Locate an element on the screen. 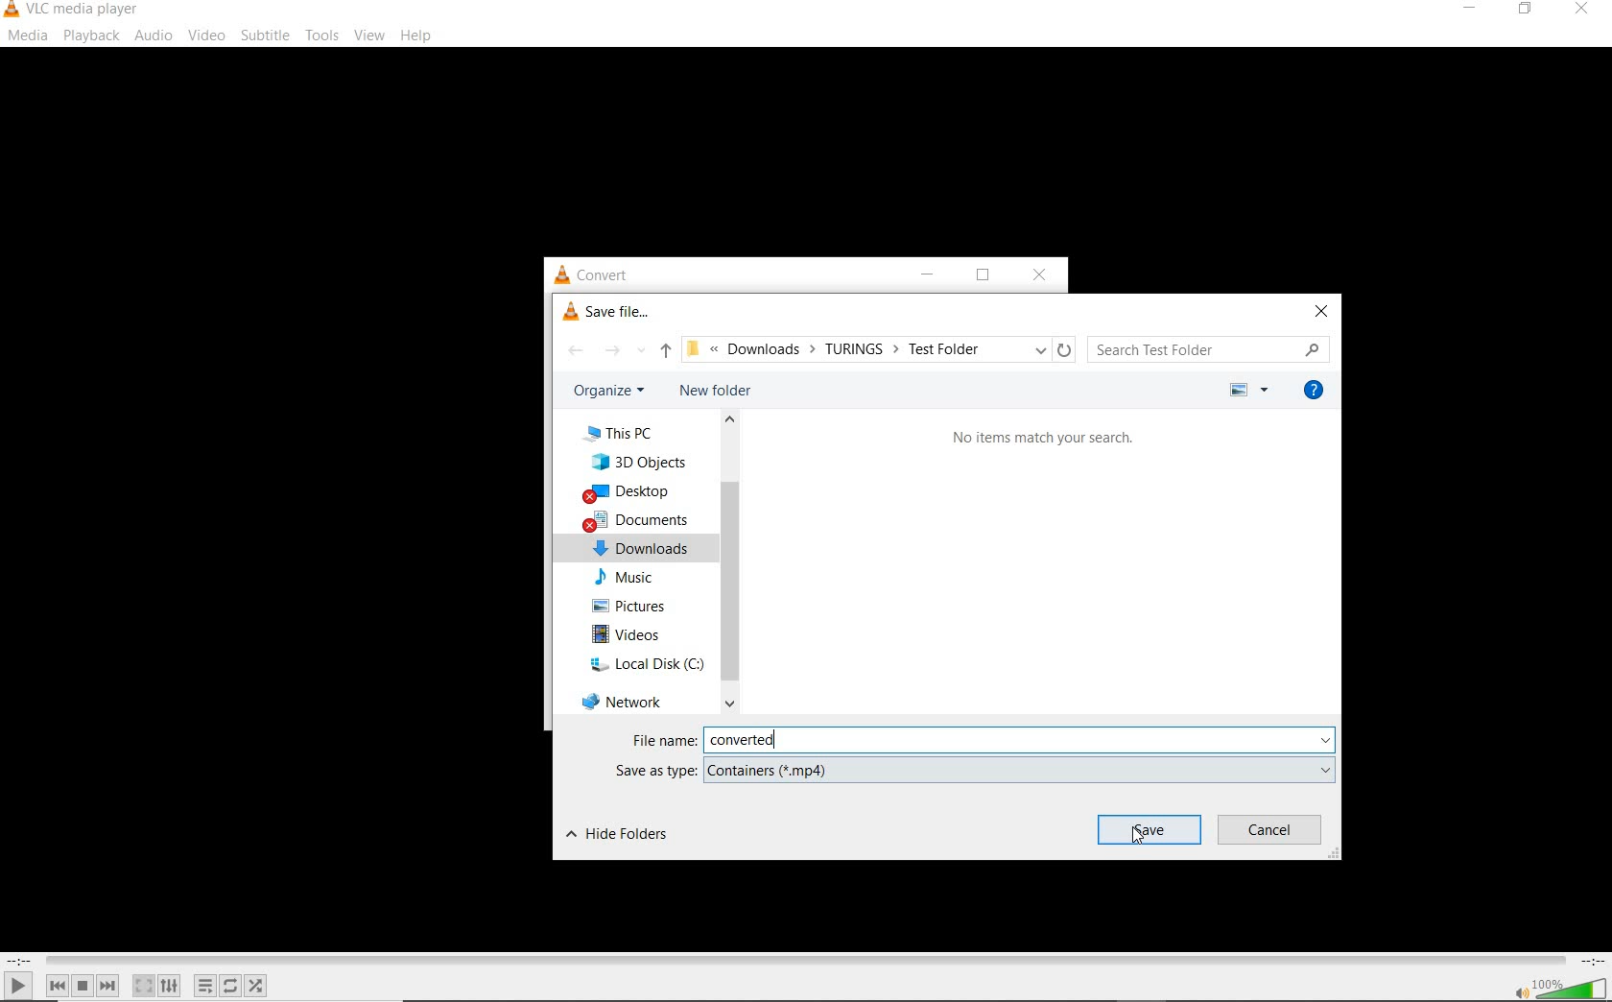 This screenshot has width=1612, height=1002. no items match your search is located at coordinates (1043, 437).